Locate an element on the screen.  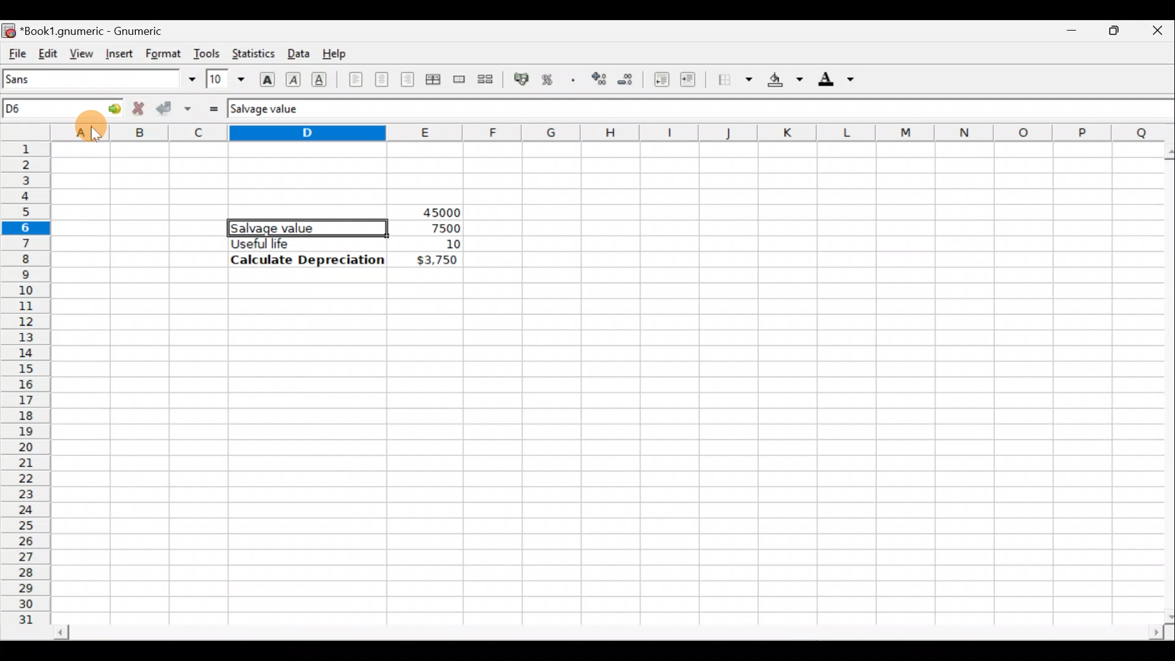
Reject change is located at coordinates (135, 109).